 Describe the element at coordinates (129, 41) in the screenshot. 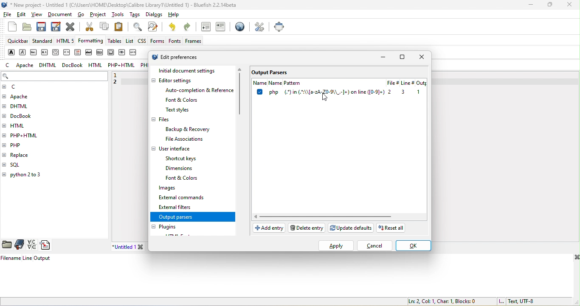

I see `list` at that location.